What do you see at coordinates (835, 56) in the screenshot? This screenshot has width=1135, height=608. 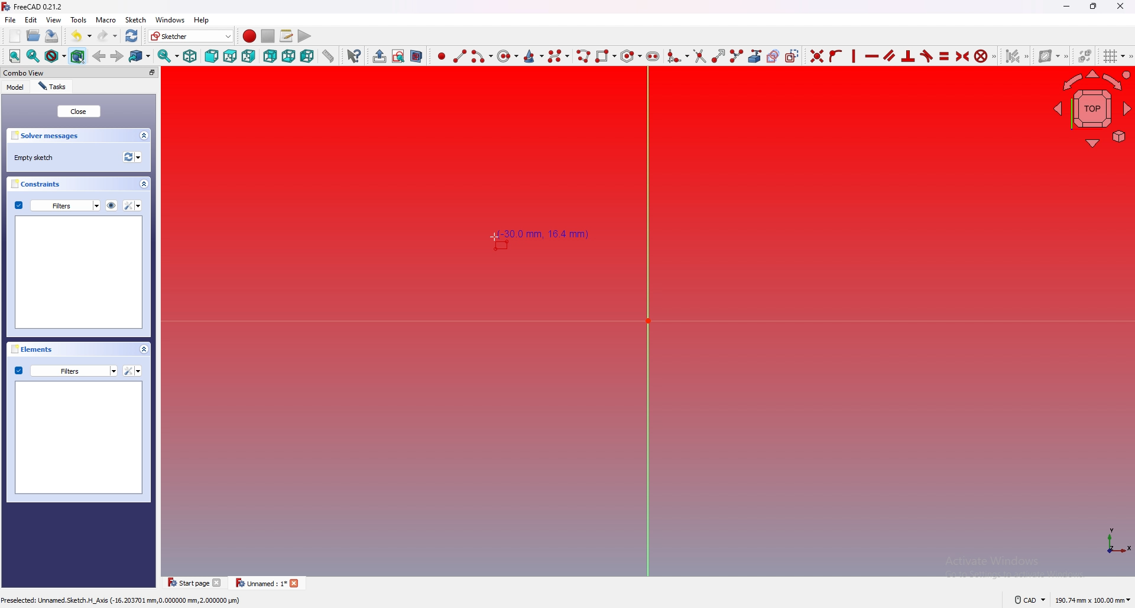 I see `constraint point onto object` at bounding box center [835, 56].